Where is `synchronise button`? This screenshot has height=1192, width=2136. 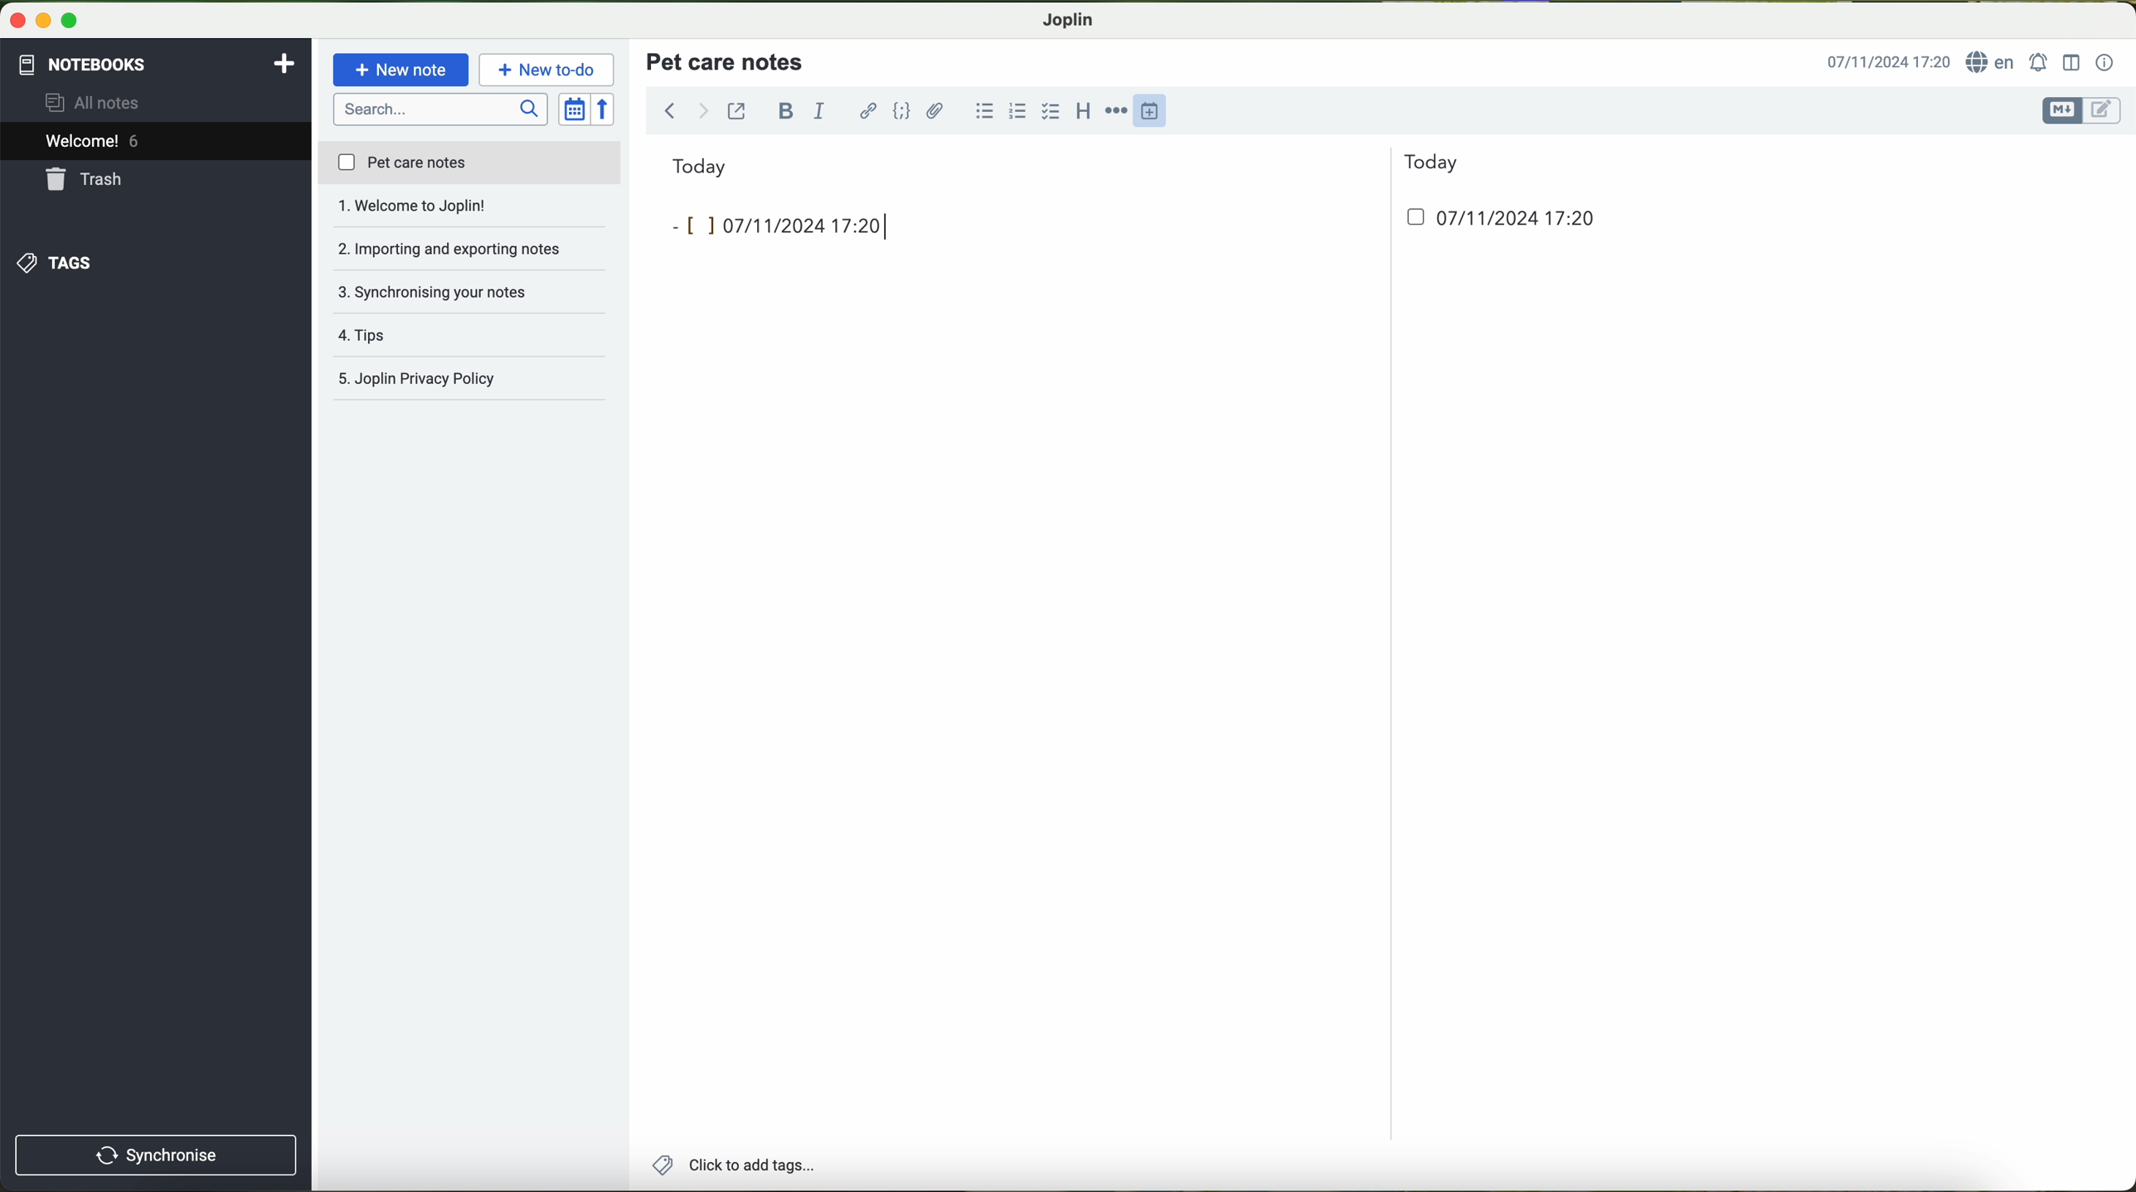 synchronise button is located at coordinates (156, 1155).